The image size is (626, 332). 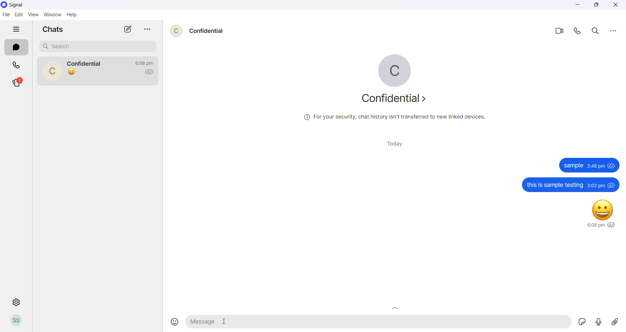 I want to click on contact profile picture, so click(x=177, y=33).